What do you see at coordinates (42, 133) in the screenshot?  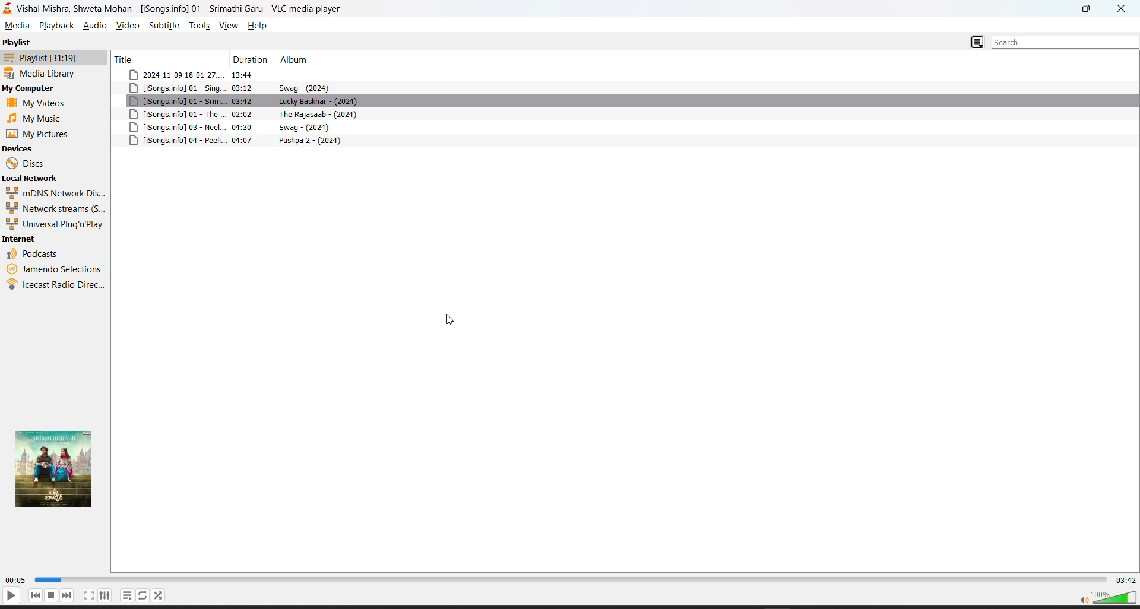 I see `pictures` at bounding box center [42, 133].